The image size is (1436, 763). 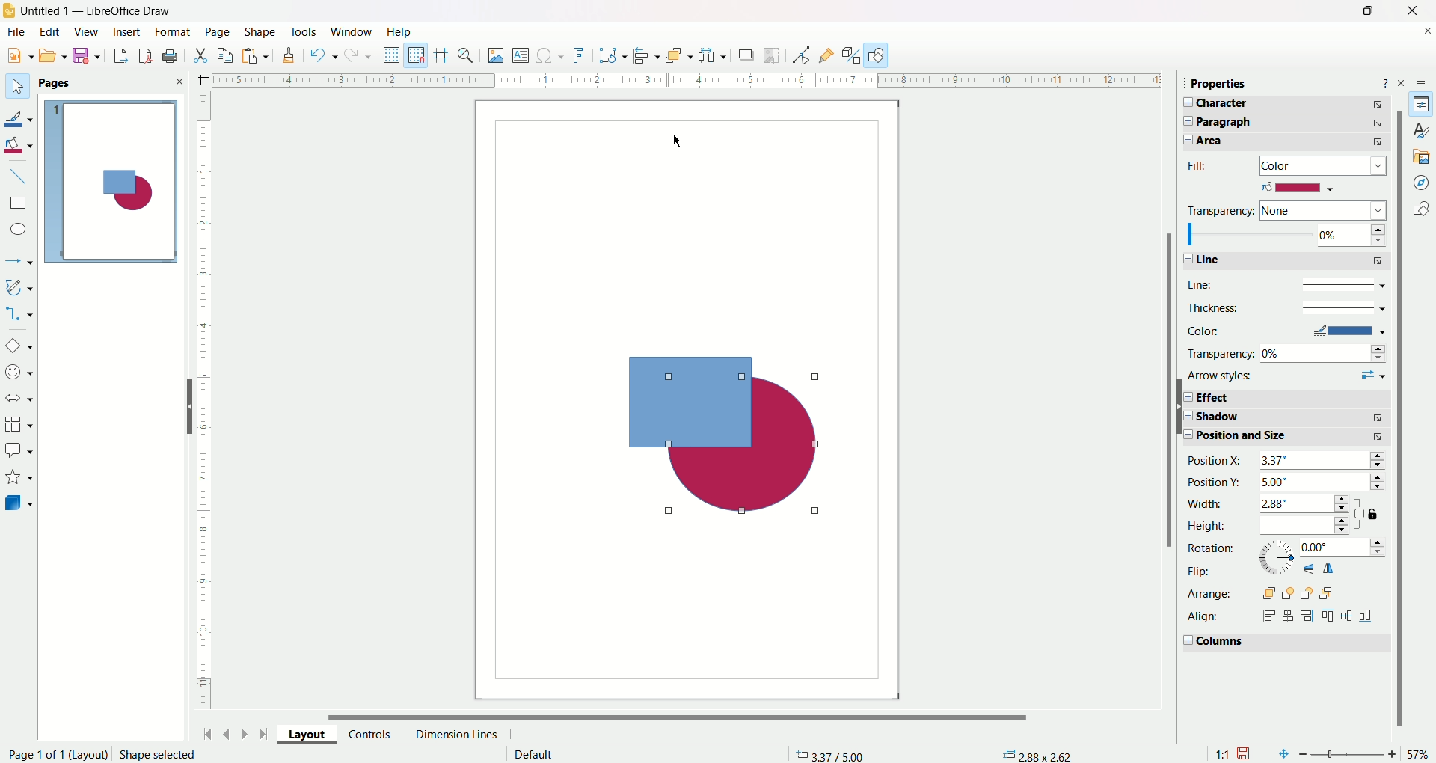 What do you see at coordinates (1039, 754) in the screenshot?
I see `dimensions` at bounding box center [1039, 754].